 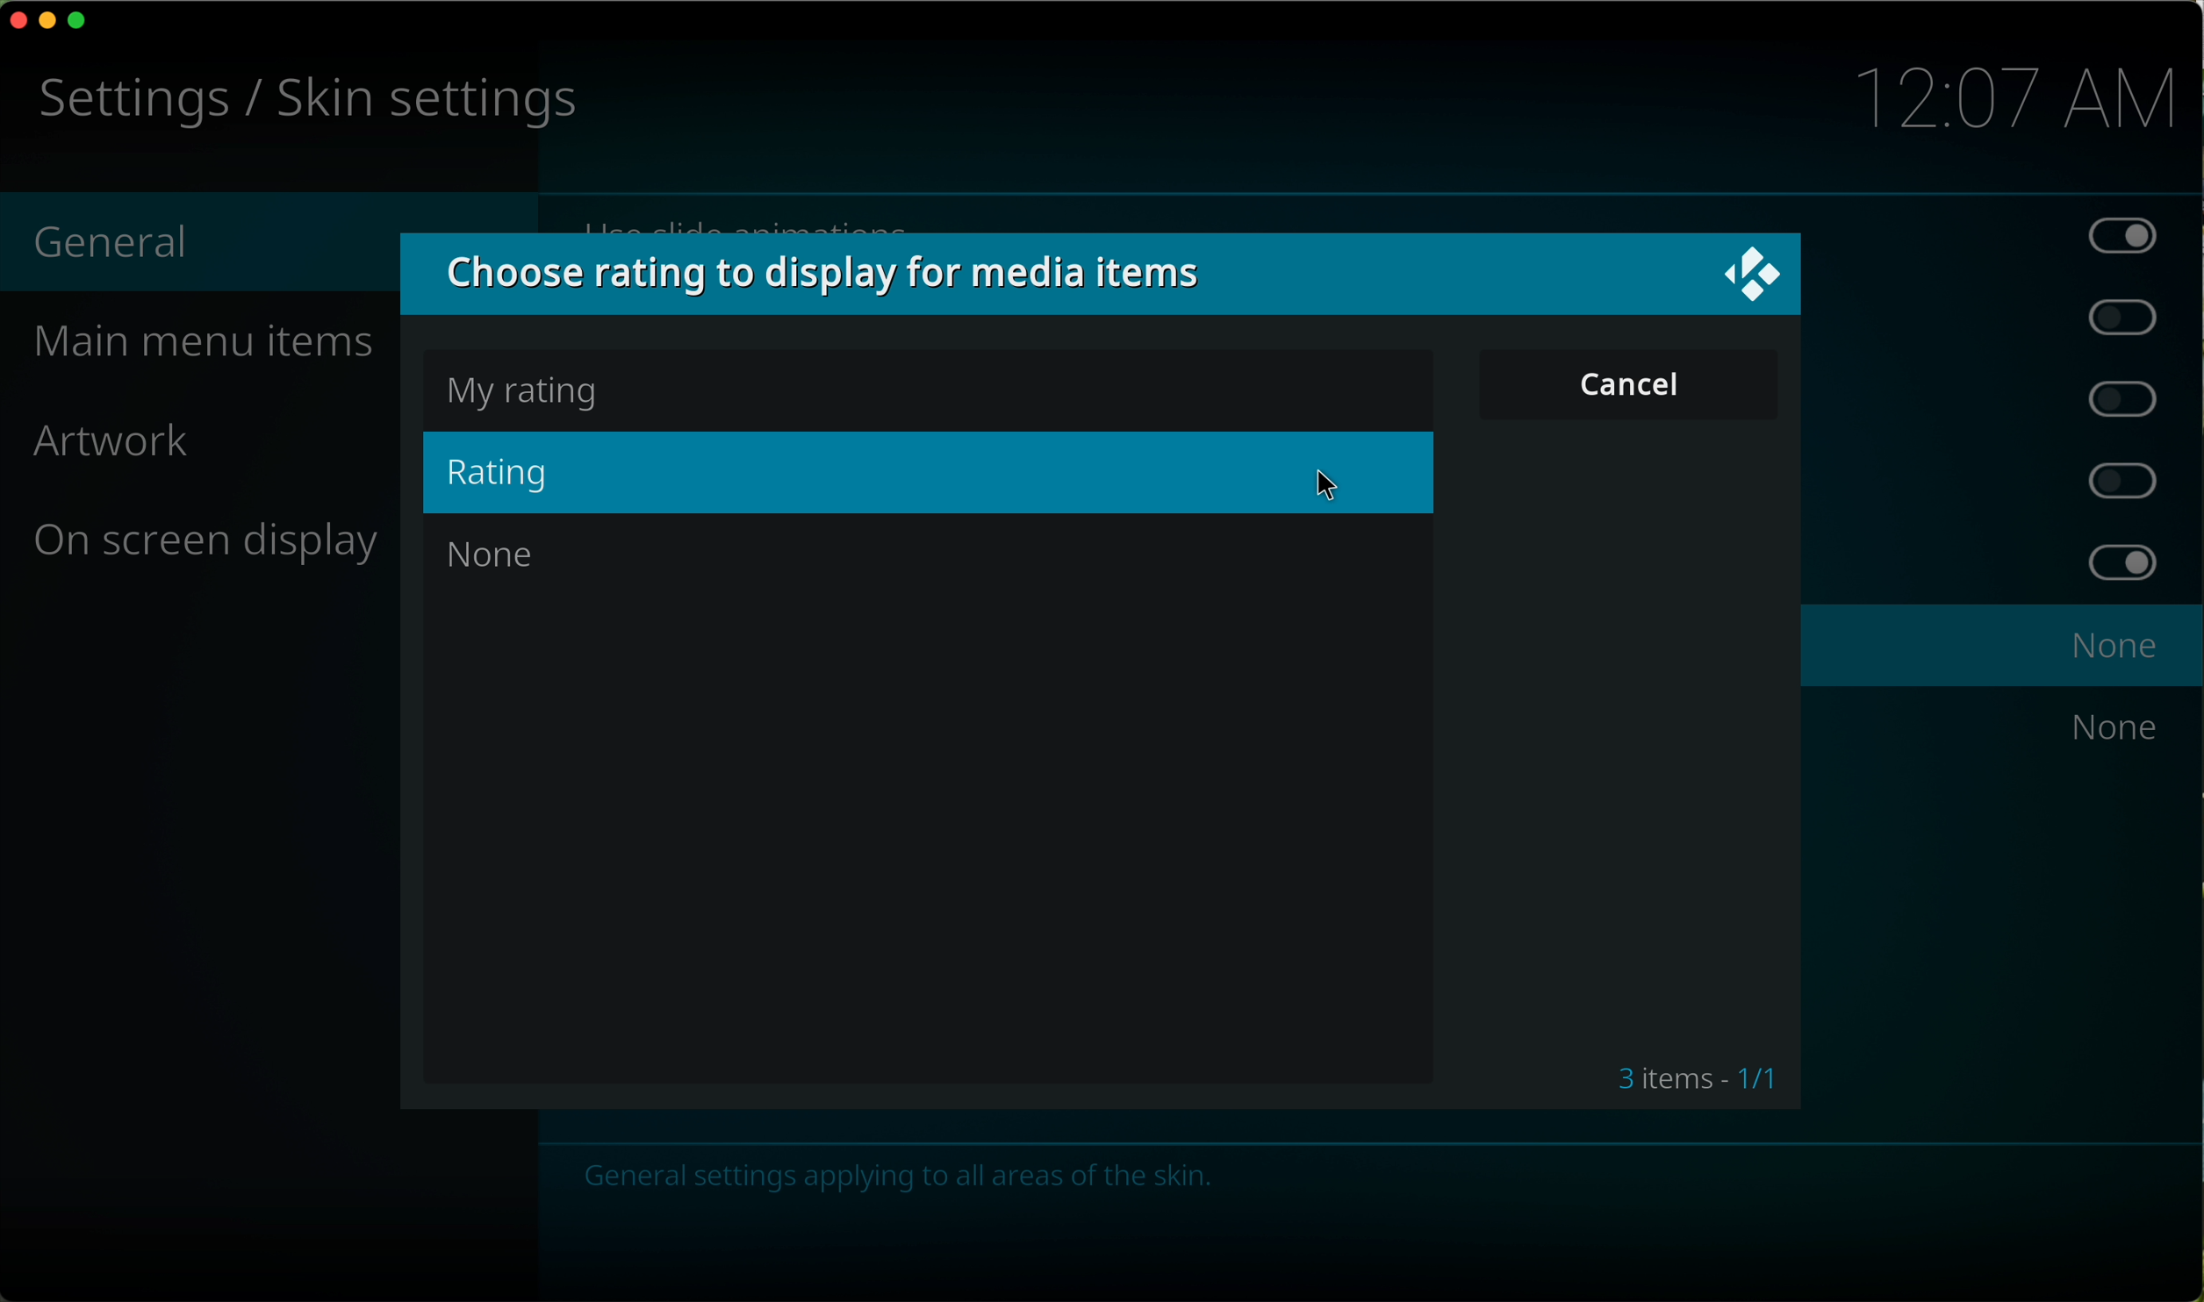 What do you see at coordinates (1375, 219) in the screenshot?
I see `use slide animations` at bounding box center [1375, 219].